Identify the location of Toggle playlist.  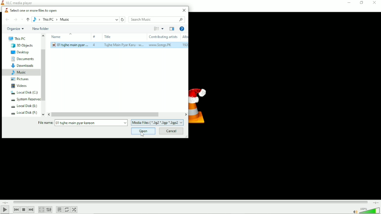
(59, 209).